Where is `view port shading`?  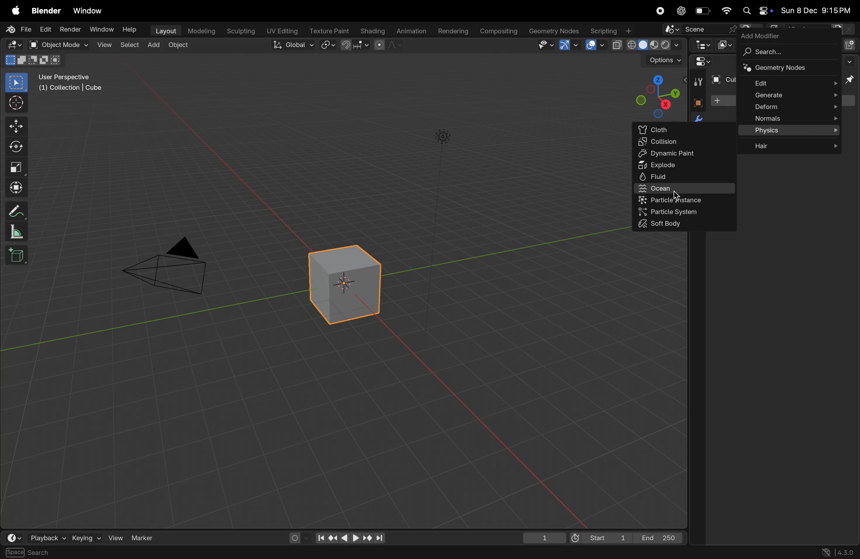 view port shading is located at coordinates (646, 45).